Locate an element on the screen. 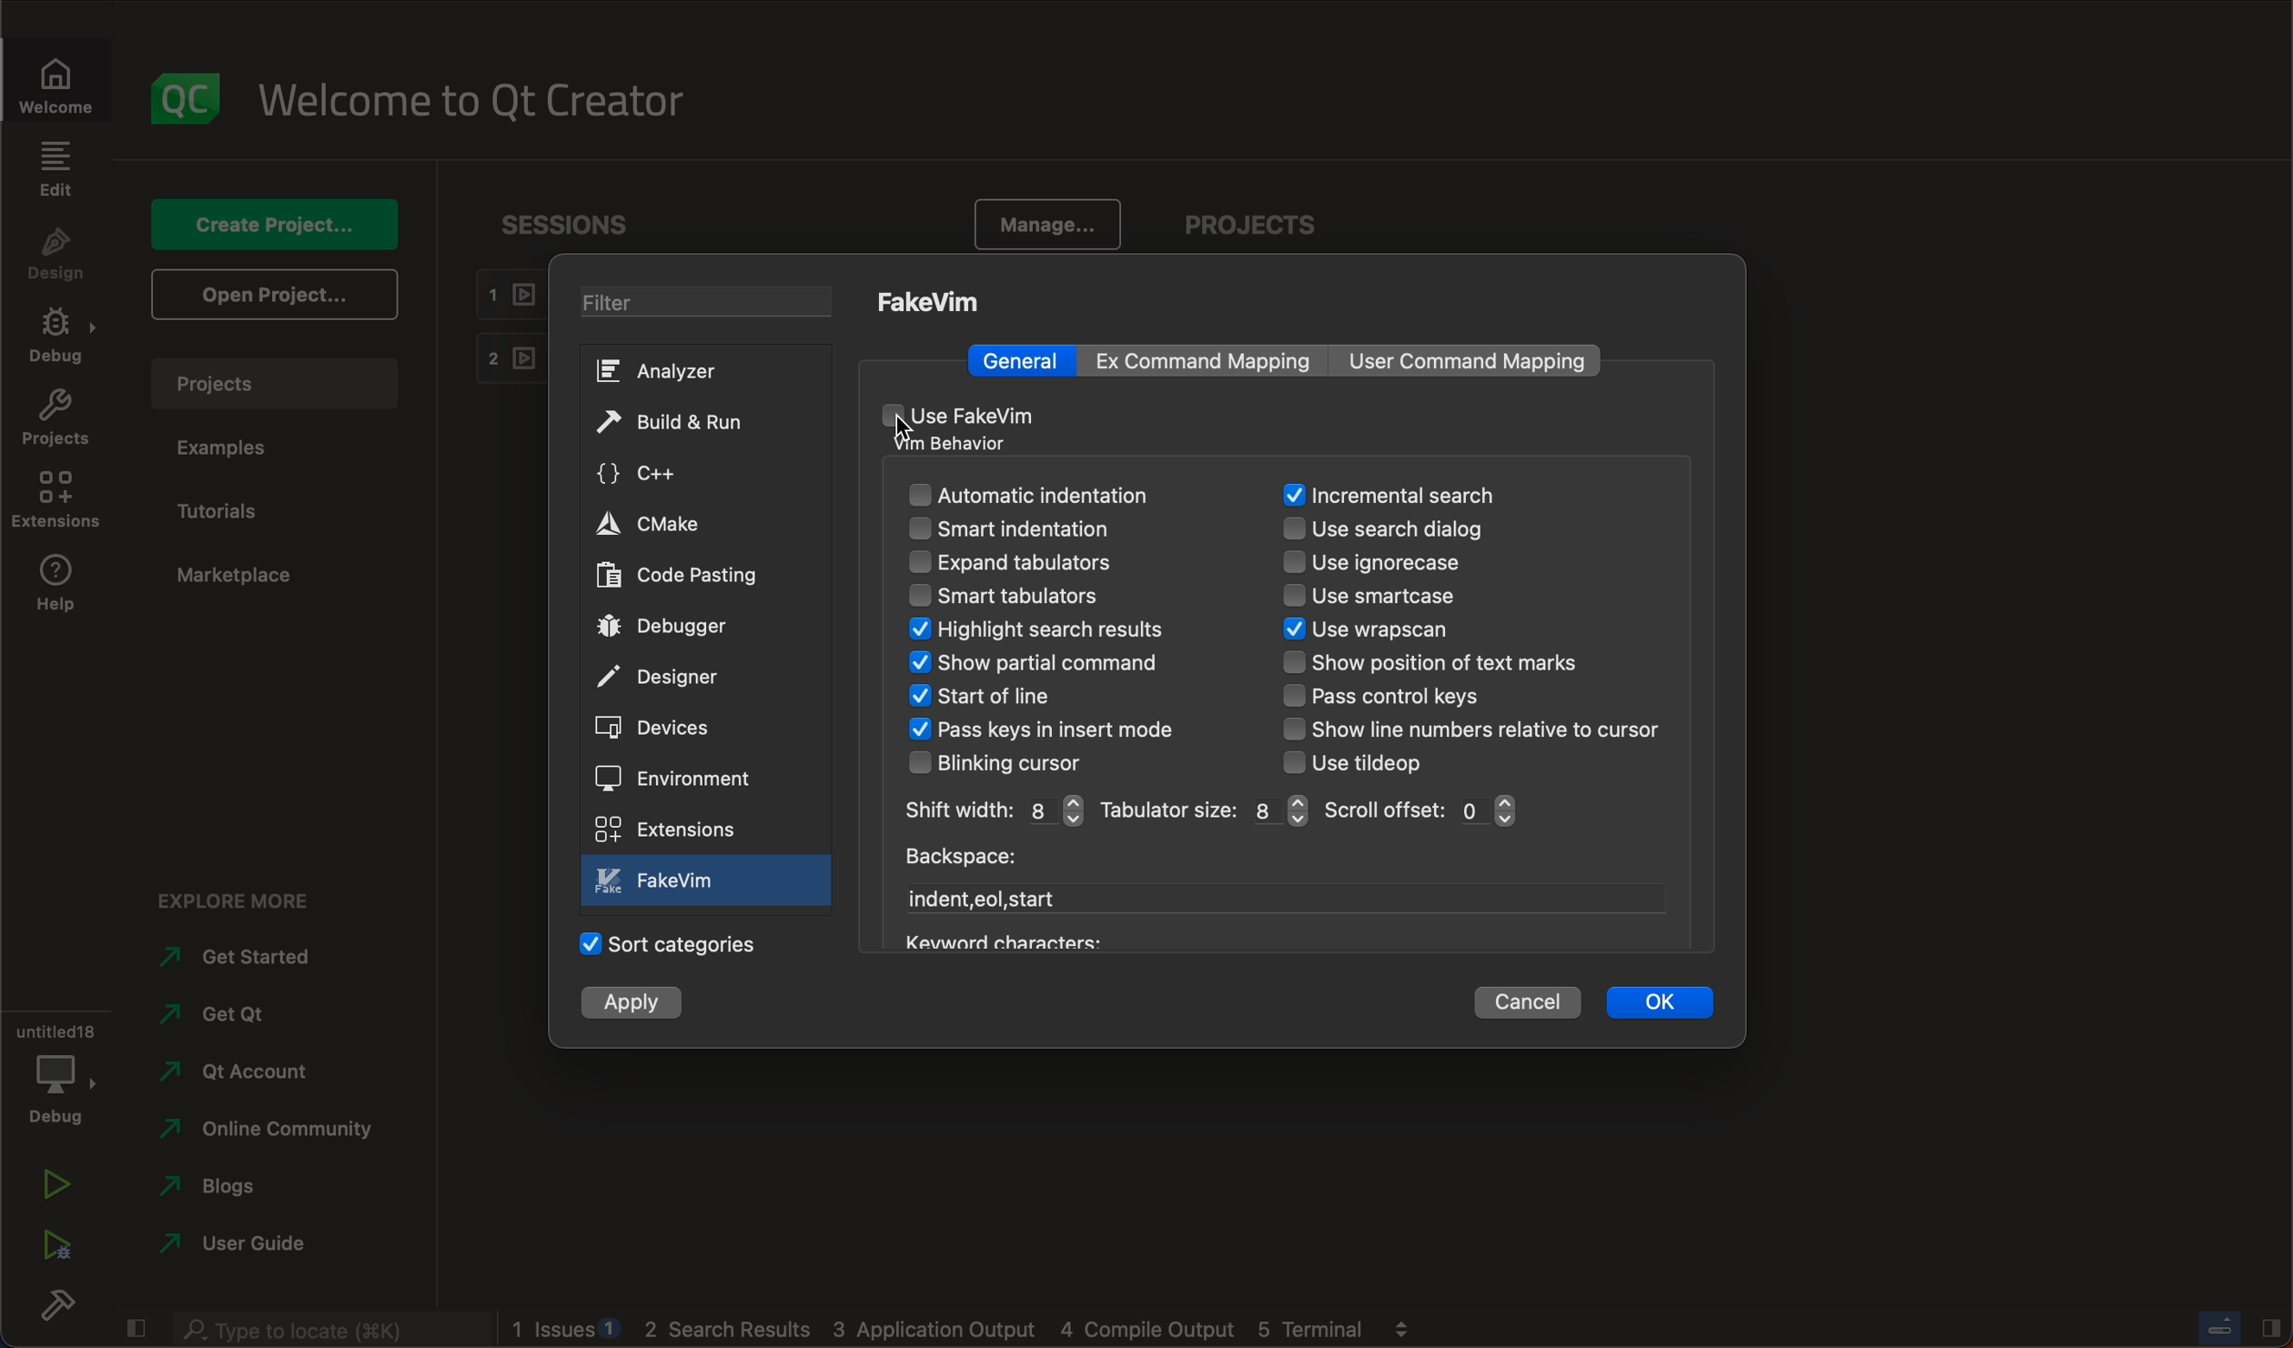  logs is located at coordinates (964, 1331).